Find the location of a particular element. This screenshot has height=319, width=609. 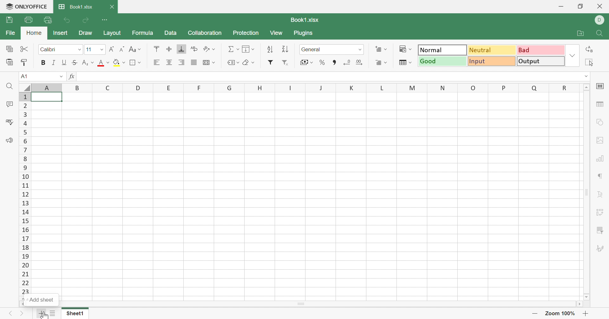

Filter is located at coordinates (270, 62).